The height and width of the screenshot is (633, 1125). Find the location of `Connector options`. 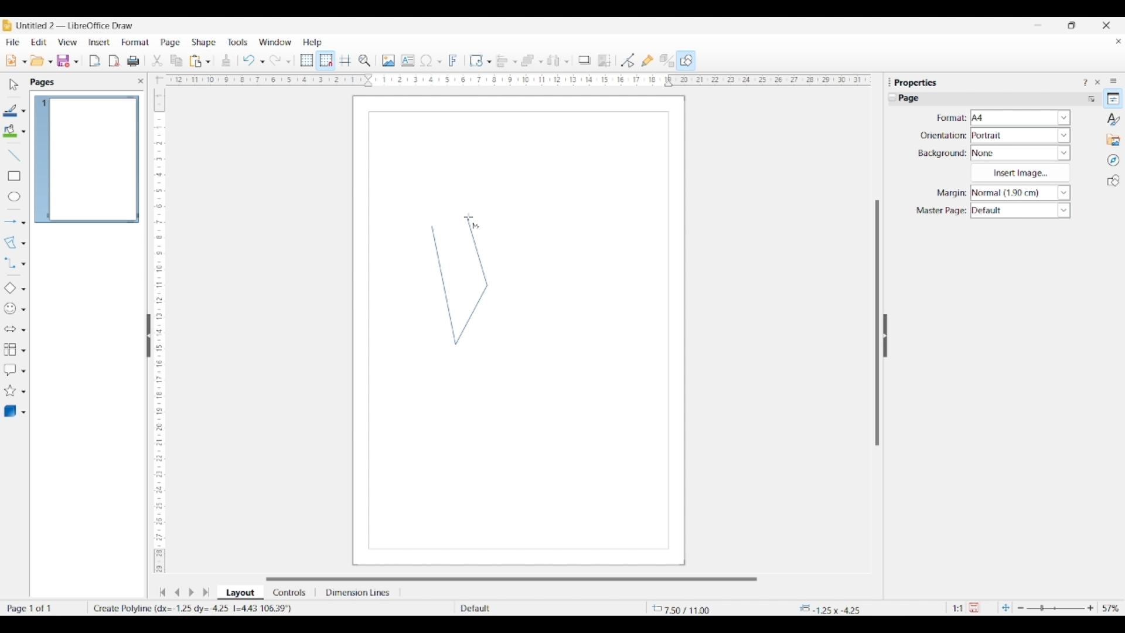

Connector options is located at coordinates (23, 264).